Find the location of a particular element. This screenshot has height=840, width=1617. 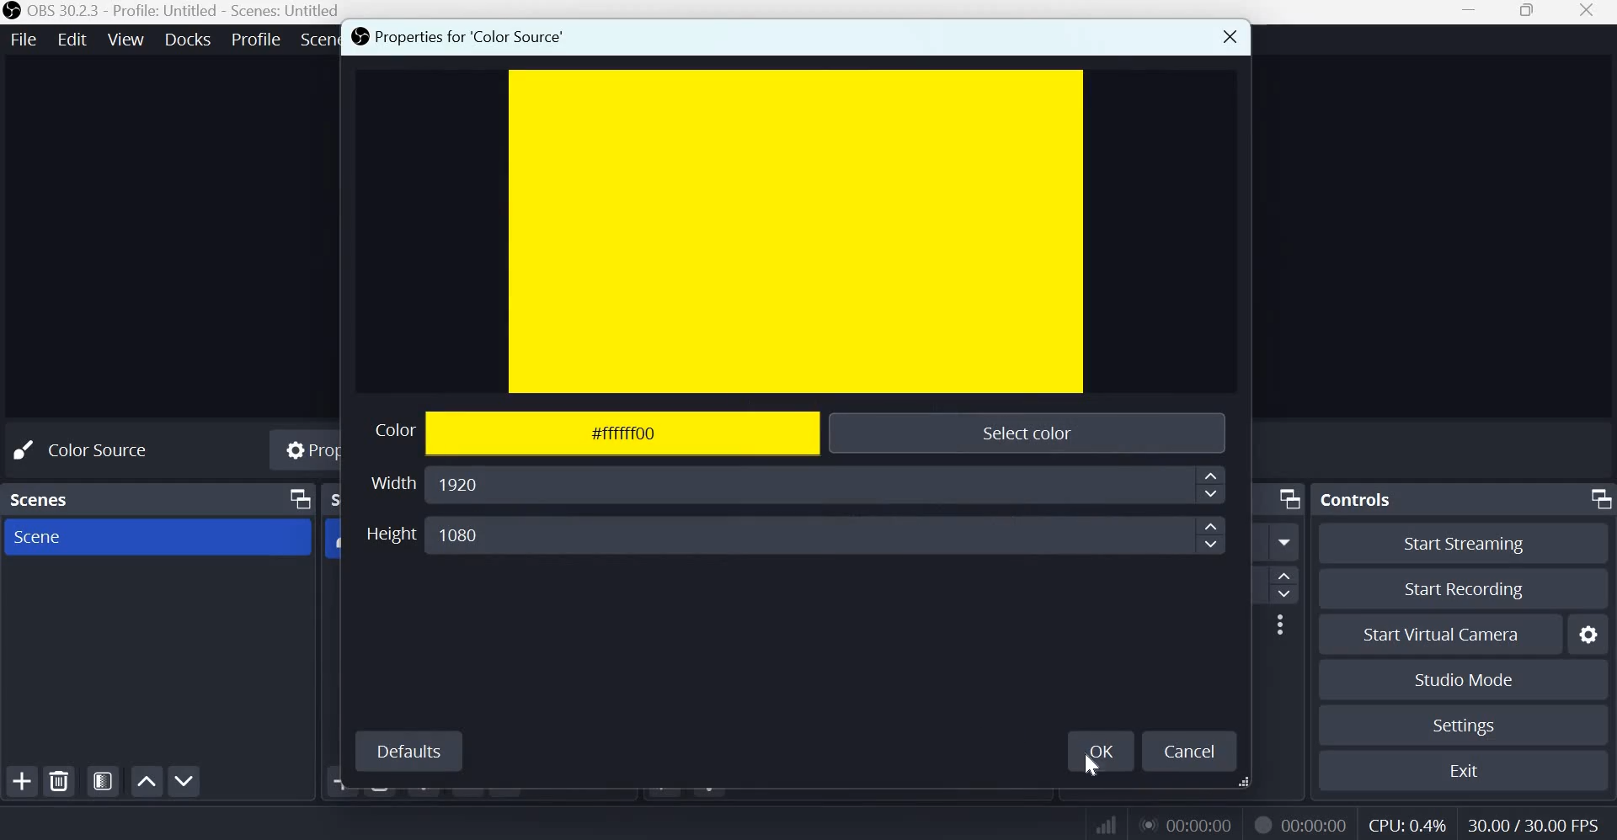

Close is located at coordinates (1588, 12).